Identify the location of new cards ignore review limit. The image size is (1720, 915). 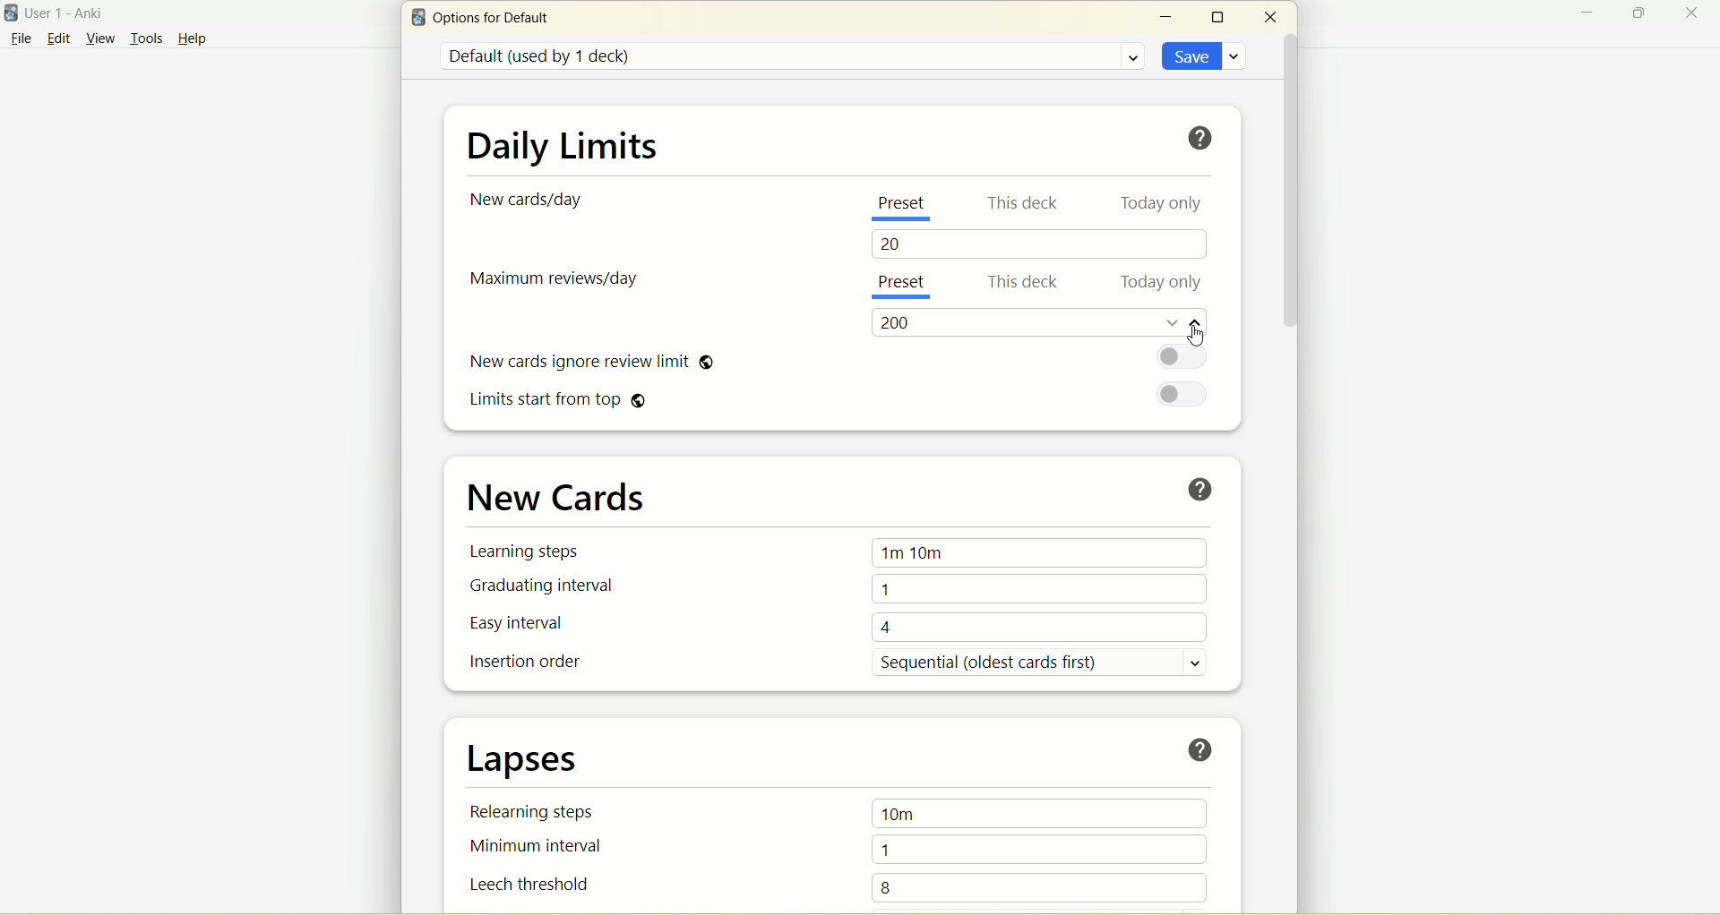
(595, 364).